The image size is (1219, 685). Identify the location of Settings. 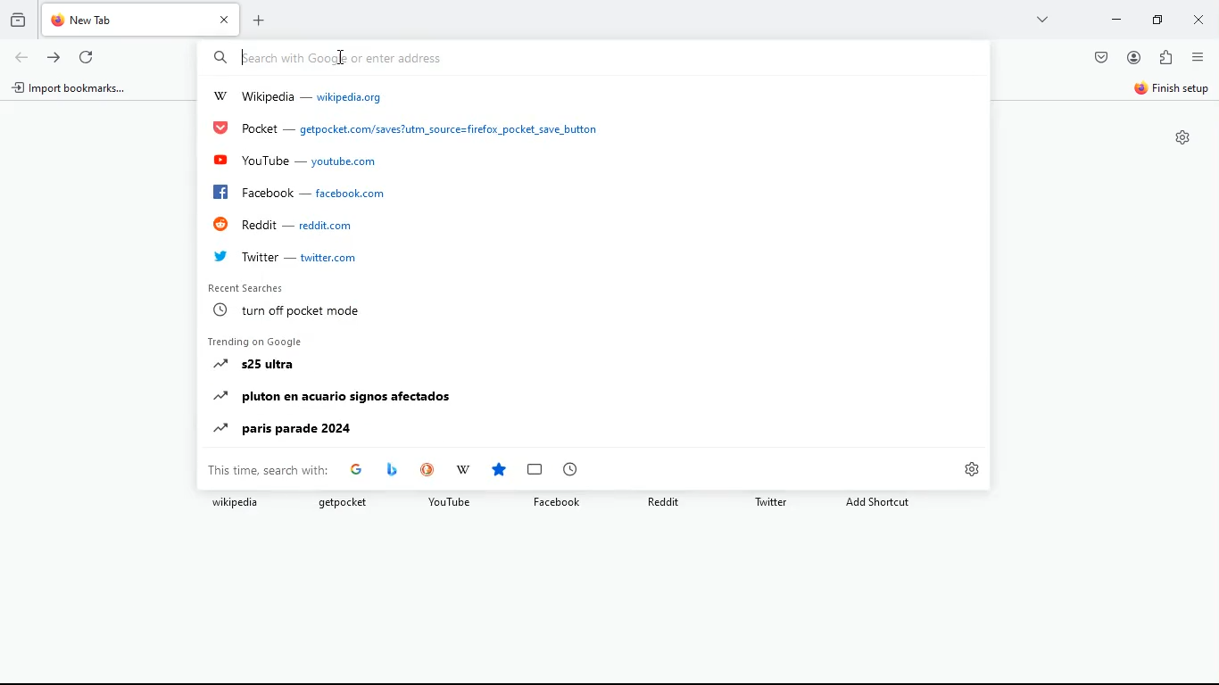
(971, 470).